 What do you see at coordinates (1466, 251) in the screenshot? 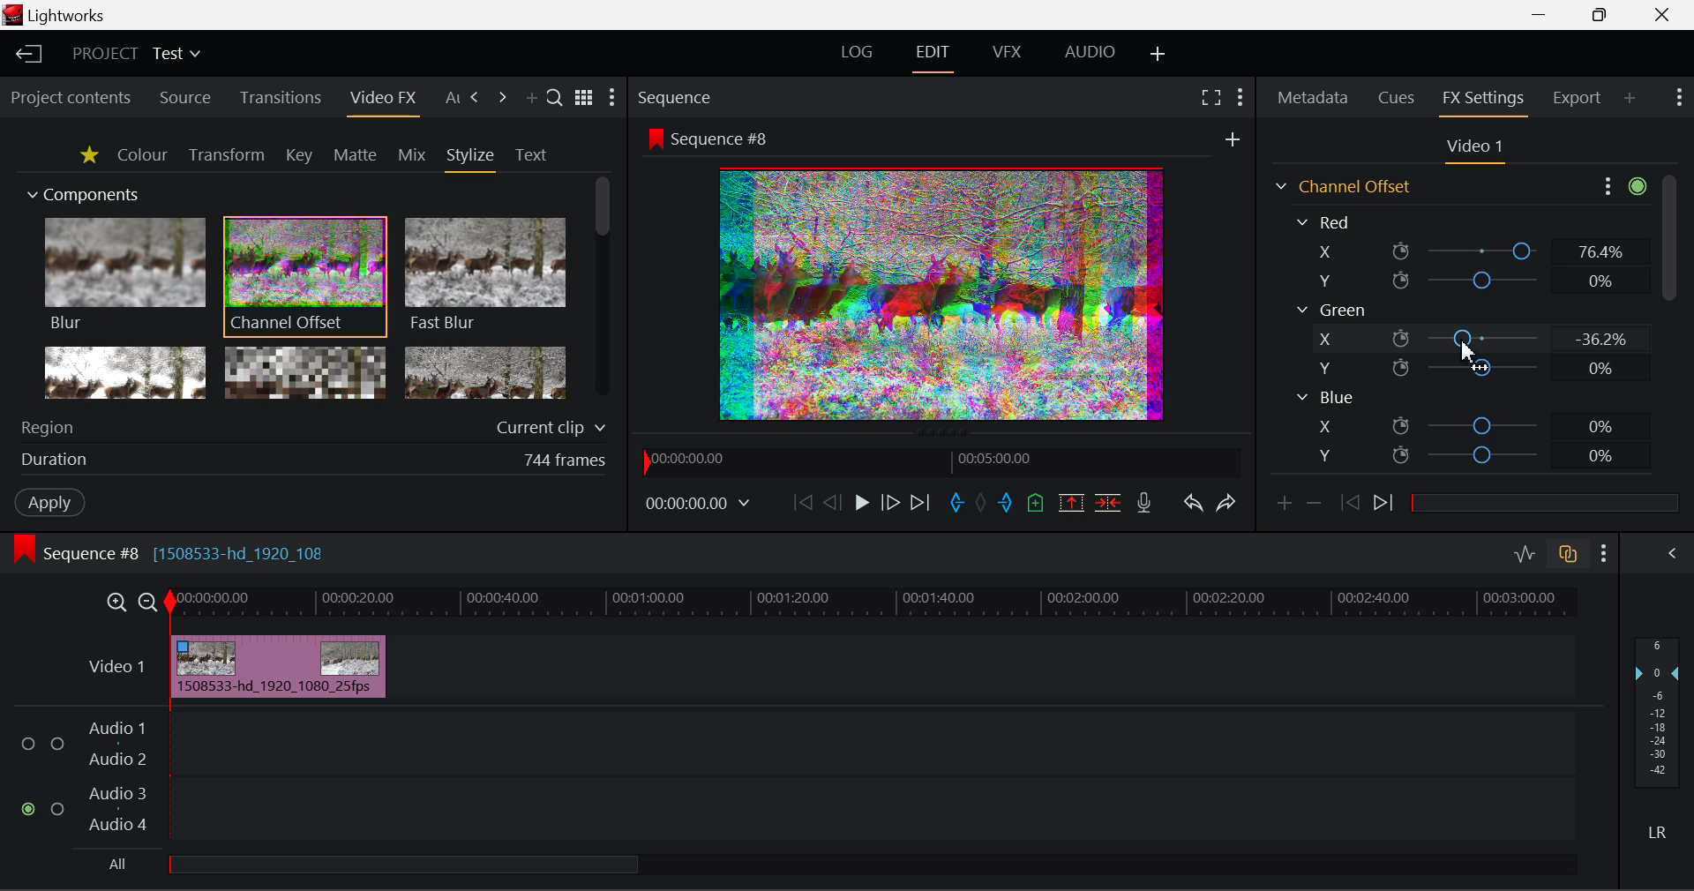
I see `Red X` at bounding box center [1466, 251].